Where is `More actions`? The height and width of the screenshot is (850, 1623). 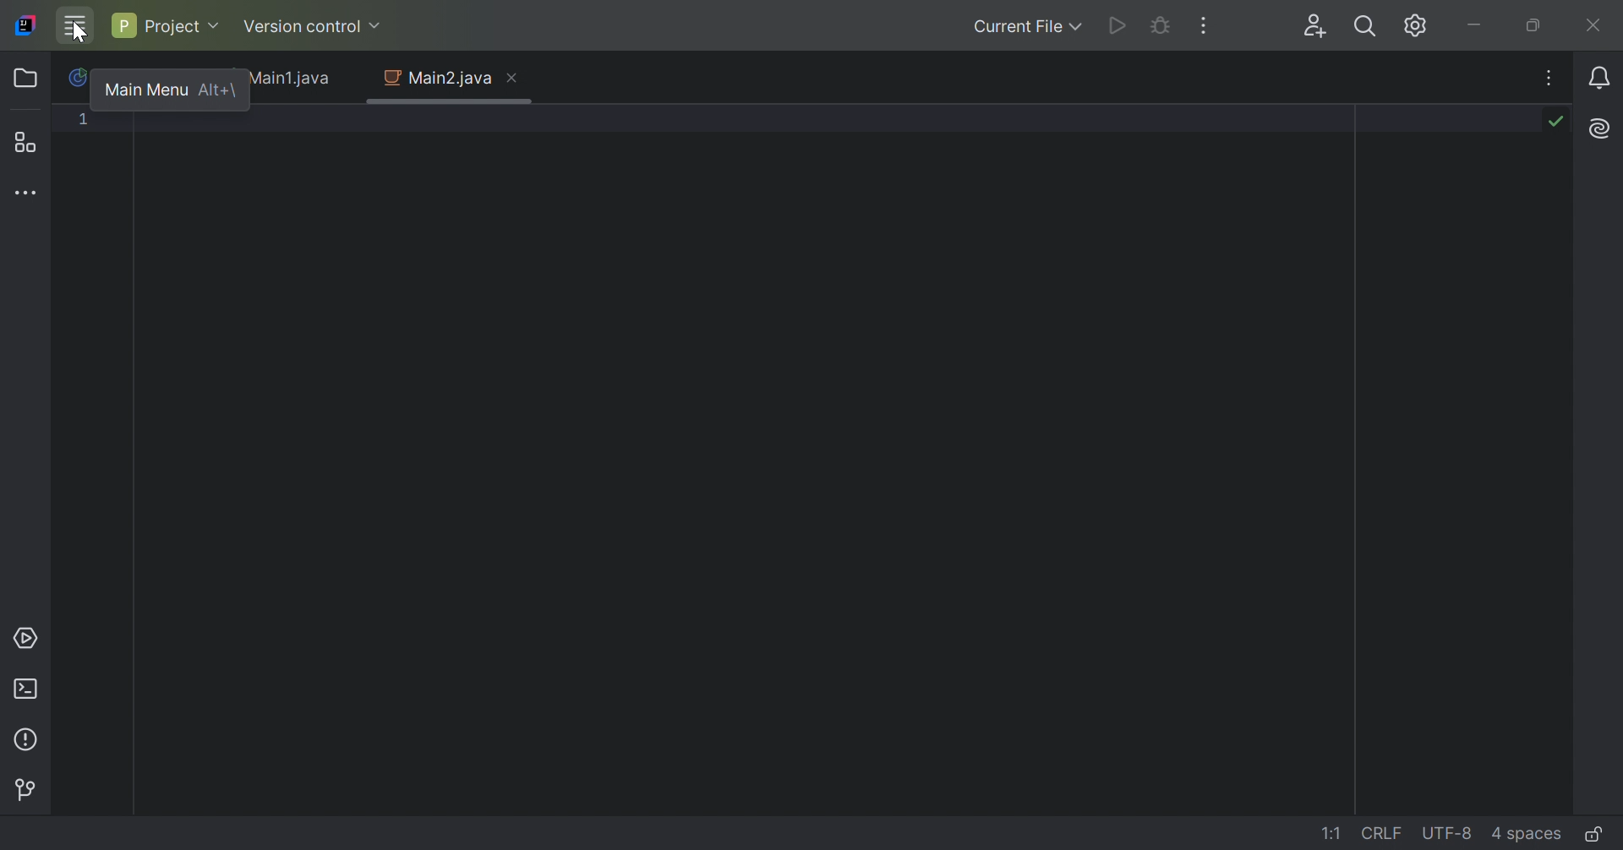 More actions is located at coordinates (1205, 25).